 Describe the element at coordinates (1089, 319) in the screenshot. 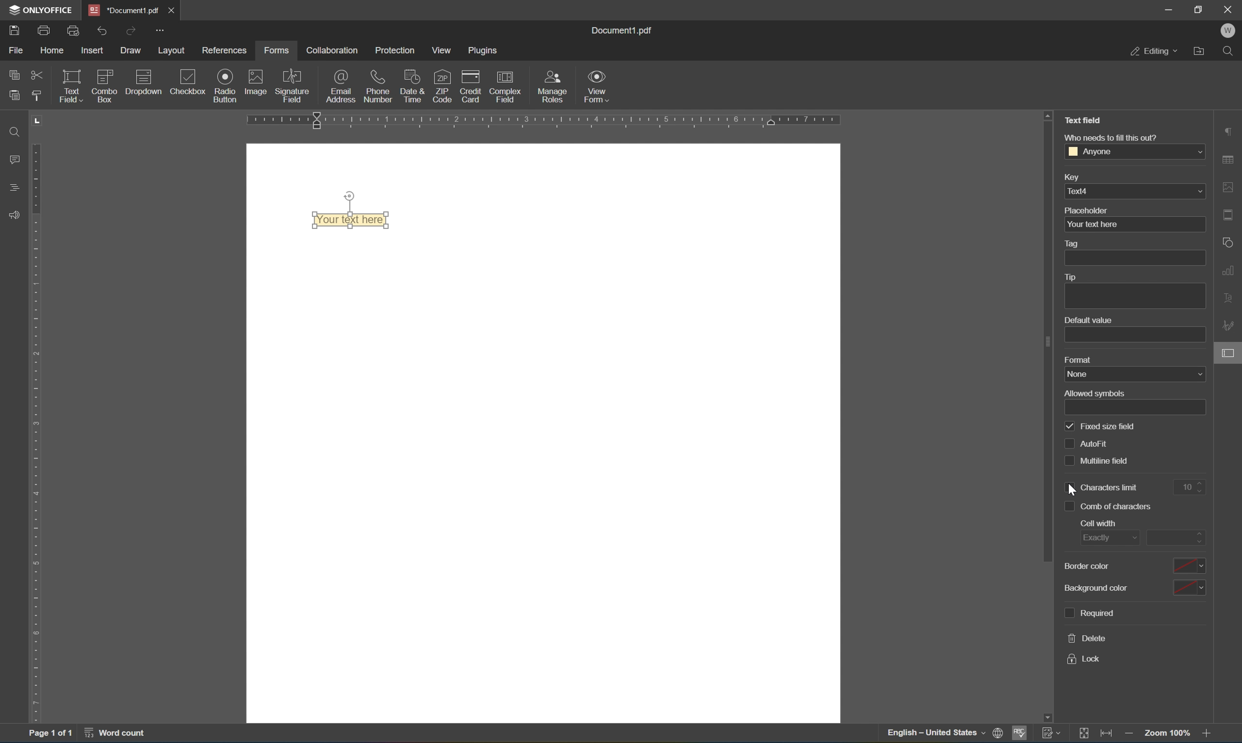

I see `default value` at that location.